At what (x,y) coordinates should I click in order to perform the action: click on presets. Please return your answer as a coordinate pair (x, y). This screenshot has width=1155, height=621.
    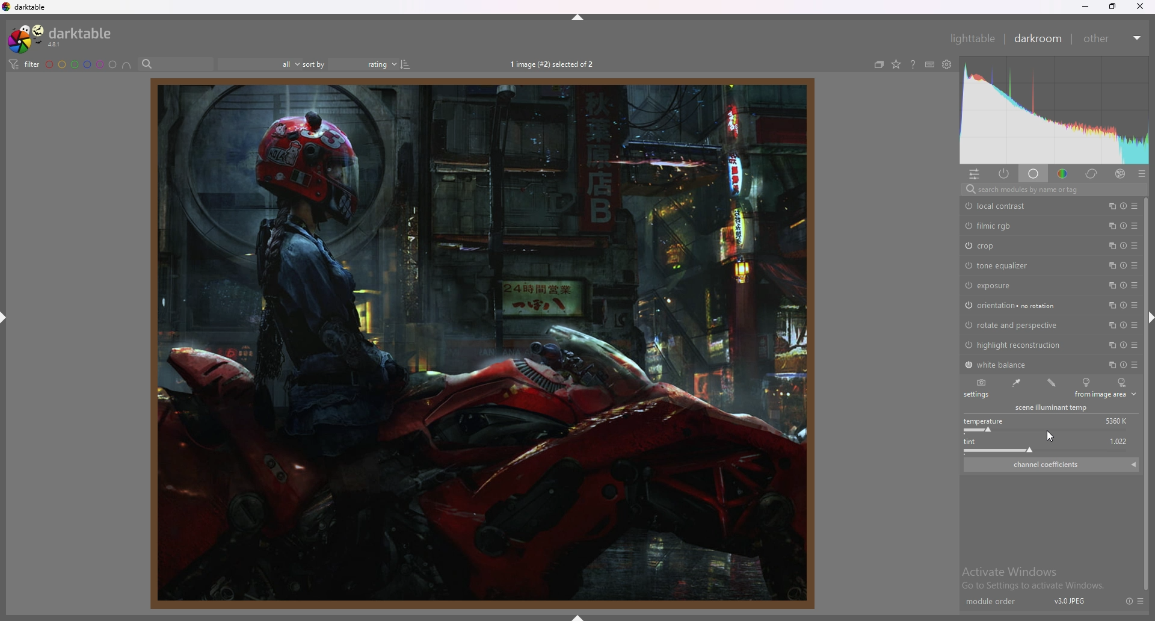
    Looking at the image, I should click on (1135, 226).